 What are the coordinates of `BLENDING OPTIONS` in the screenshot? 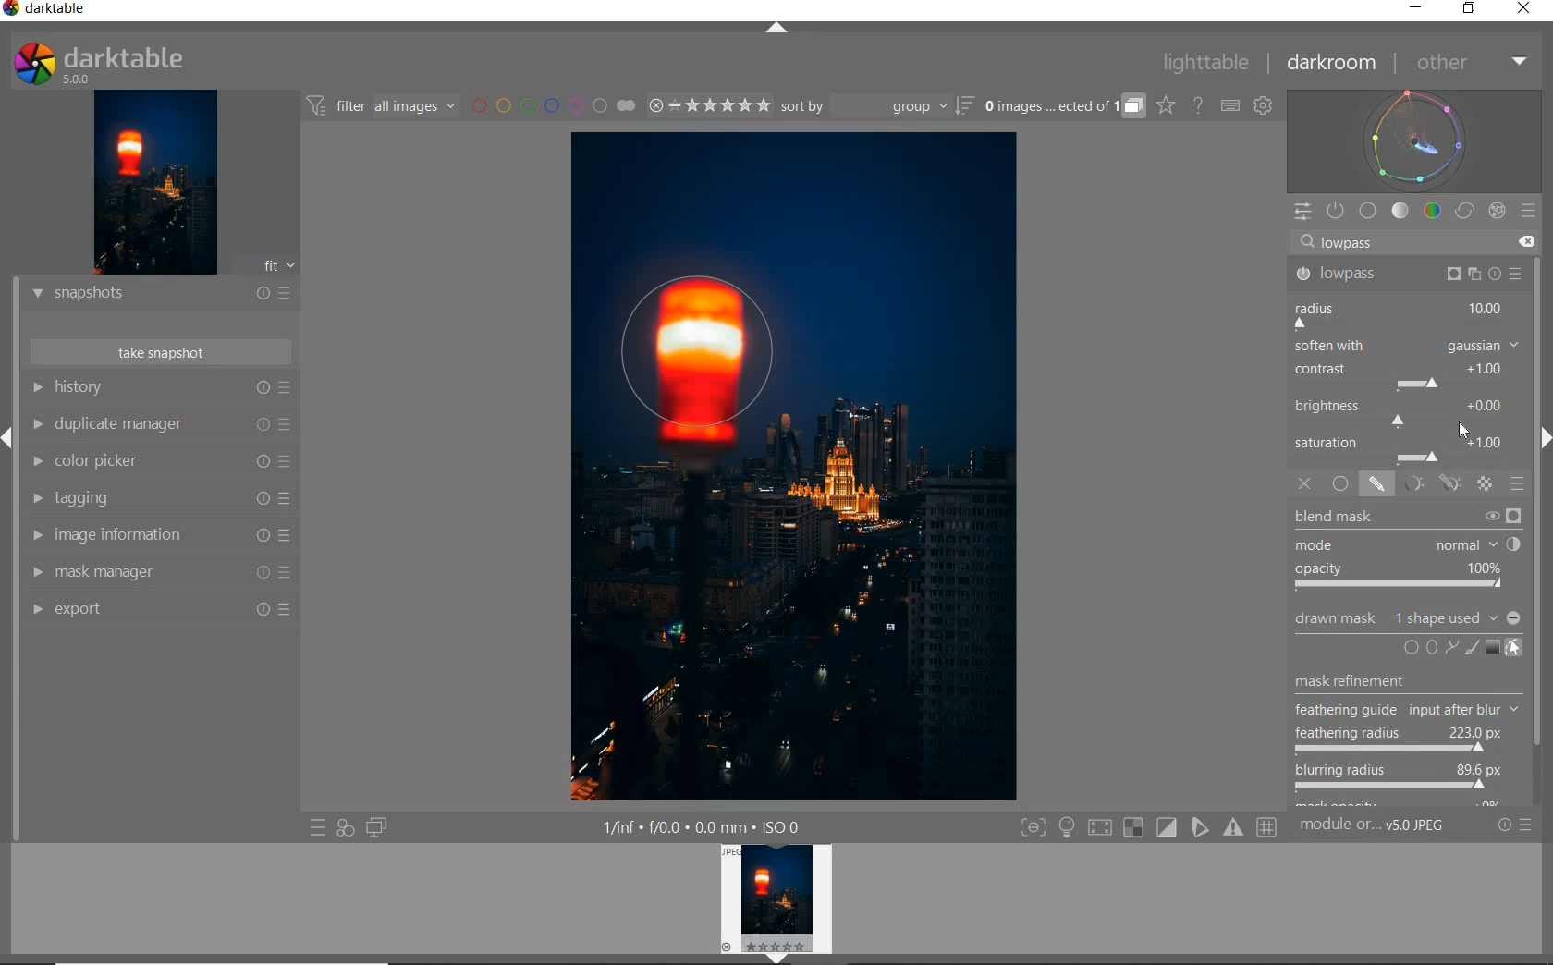 It's located at (1519, 484).